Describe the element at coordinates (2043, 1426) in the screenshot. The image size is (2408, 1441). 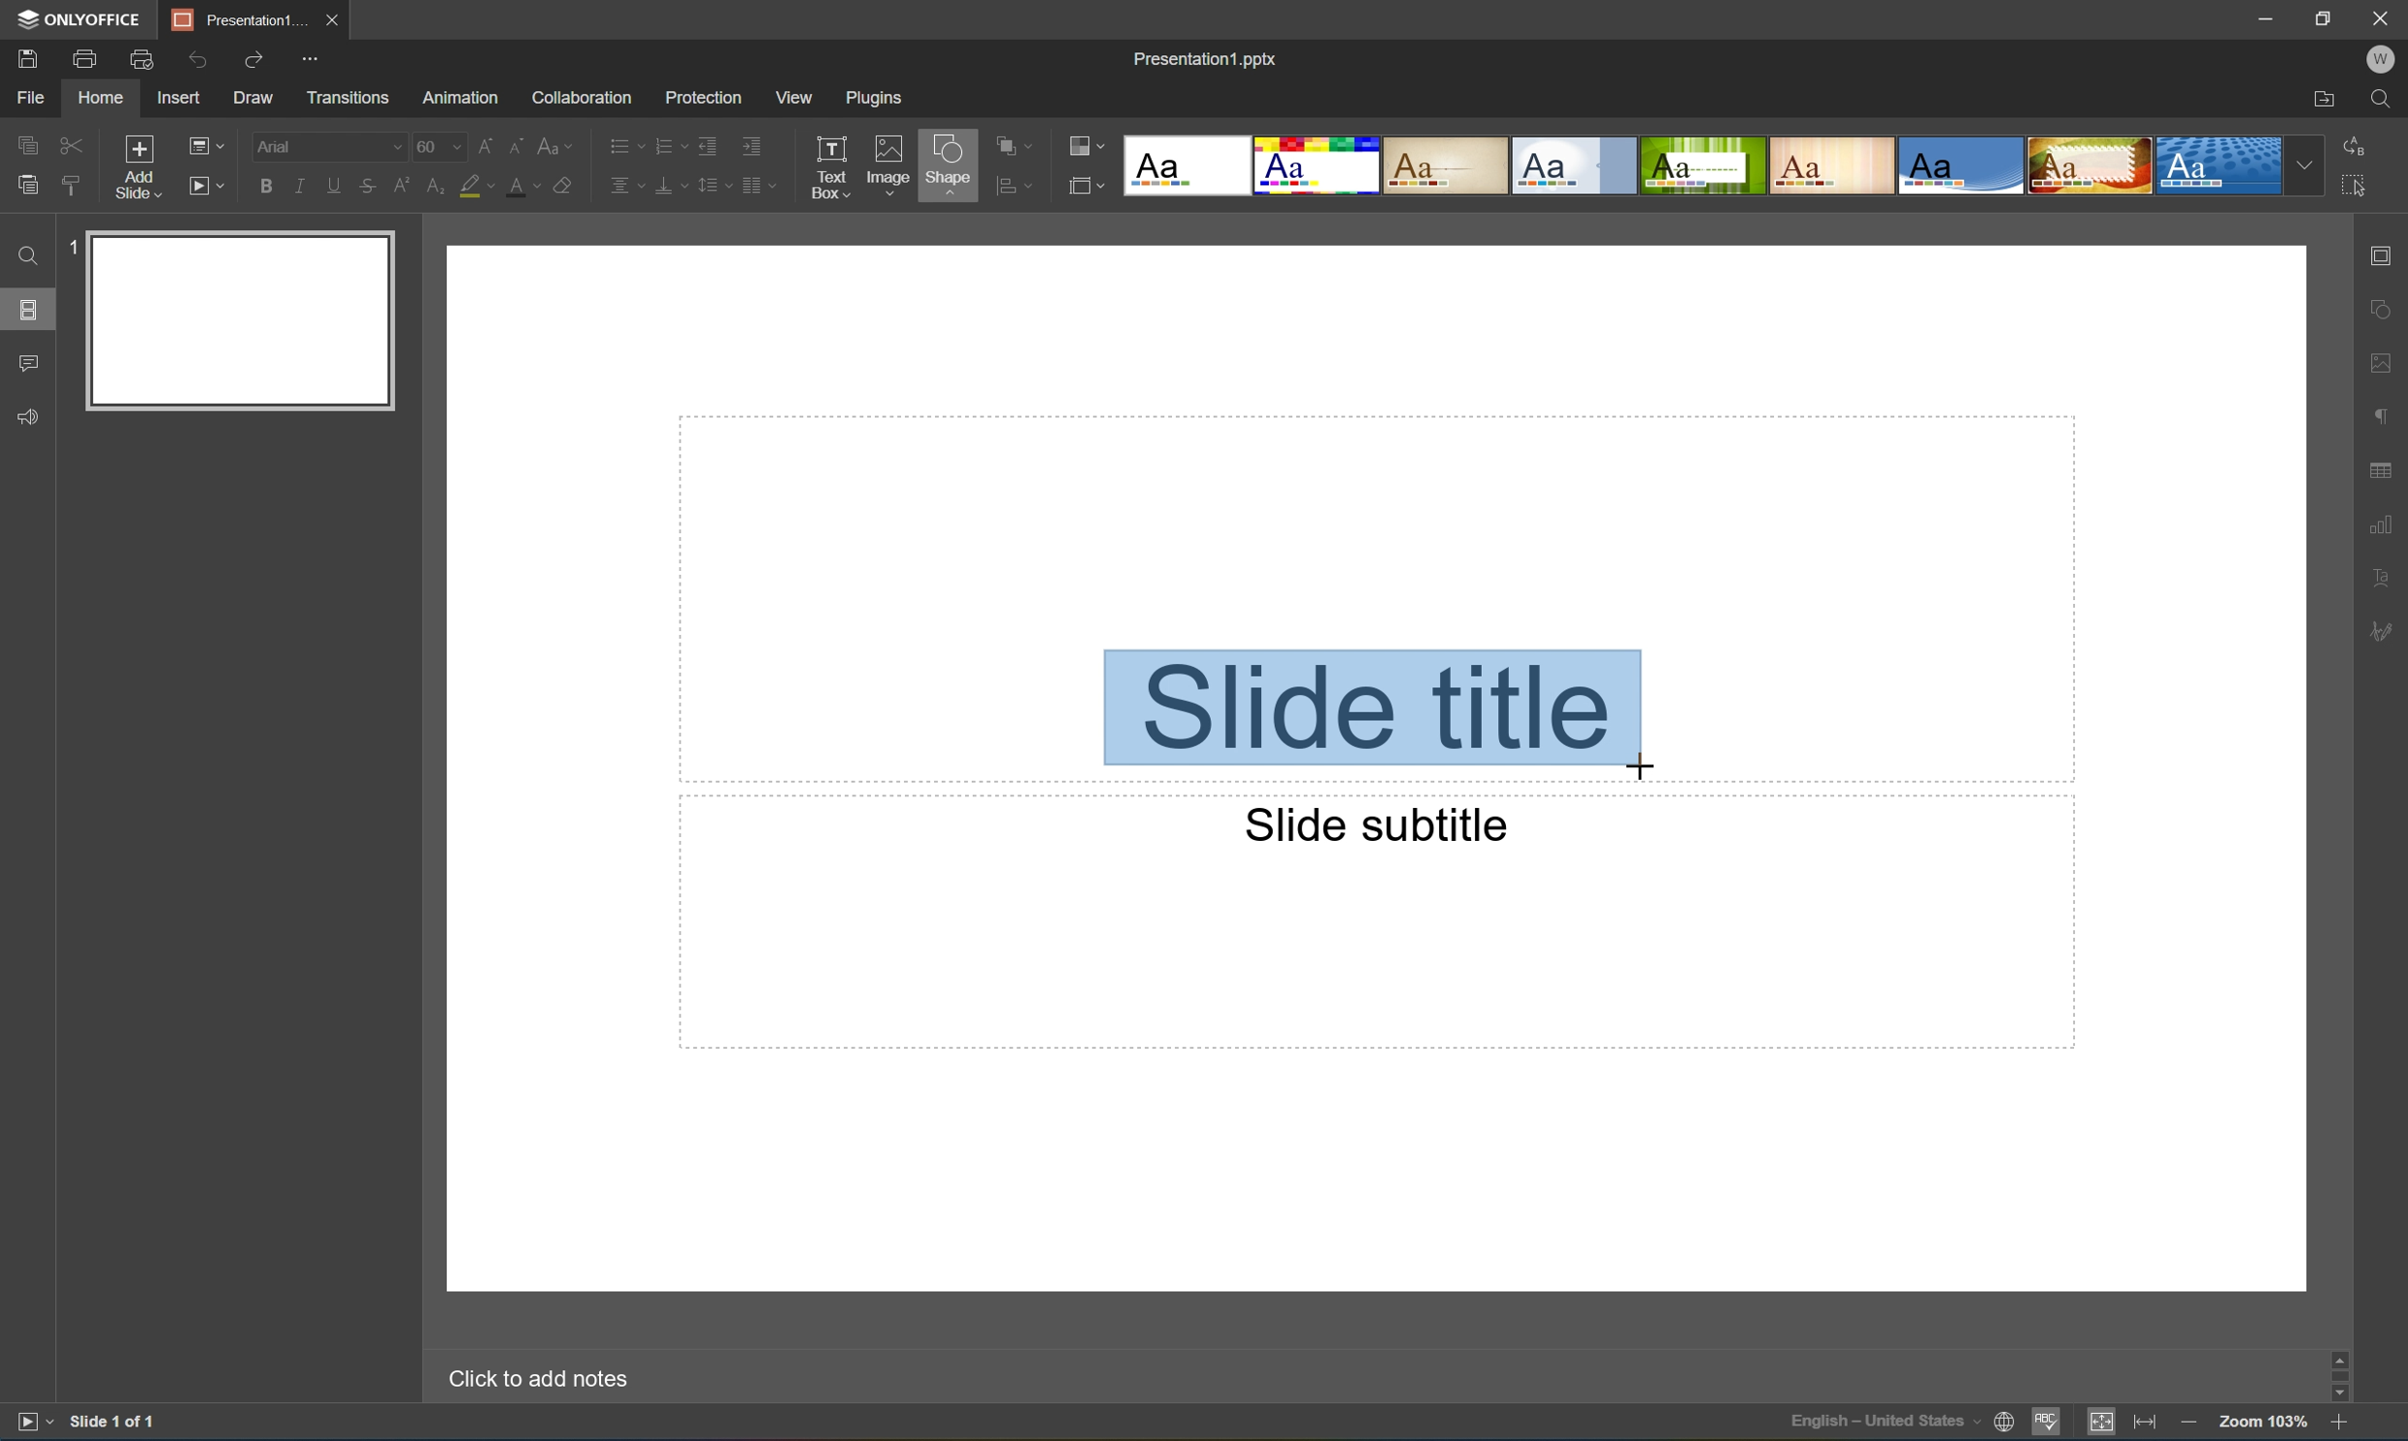
I see `Spell checking` at that location.